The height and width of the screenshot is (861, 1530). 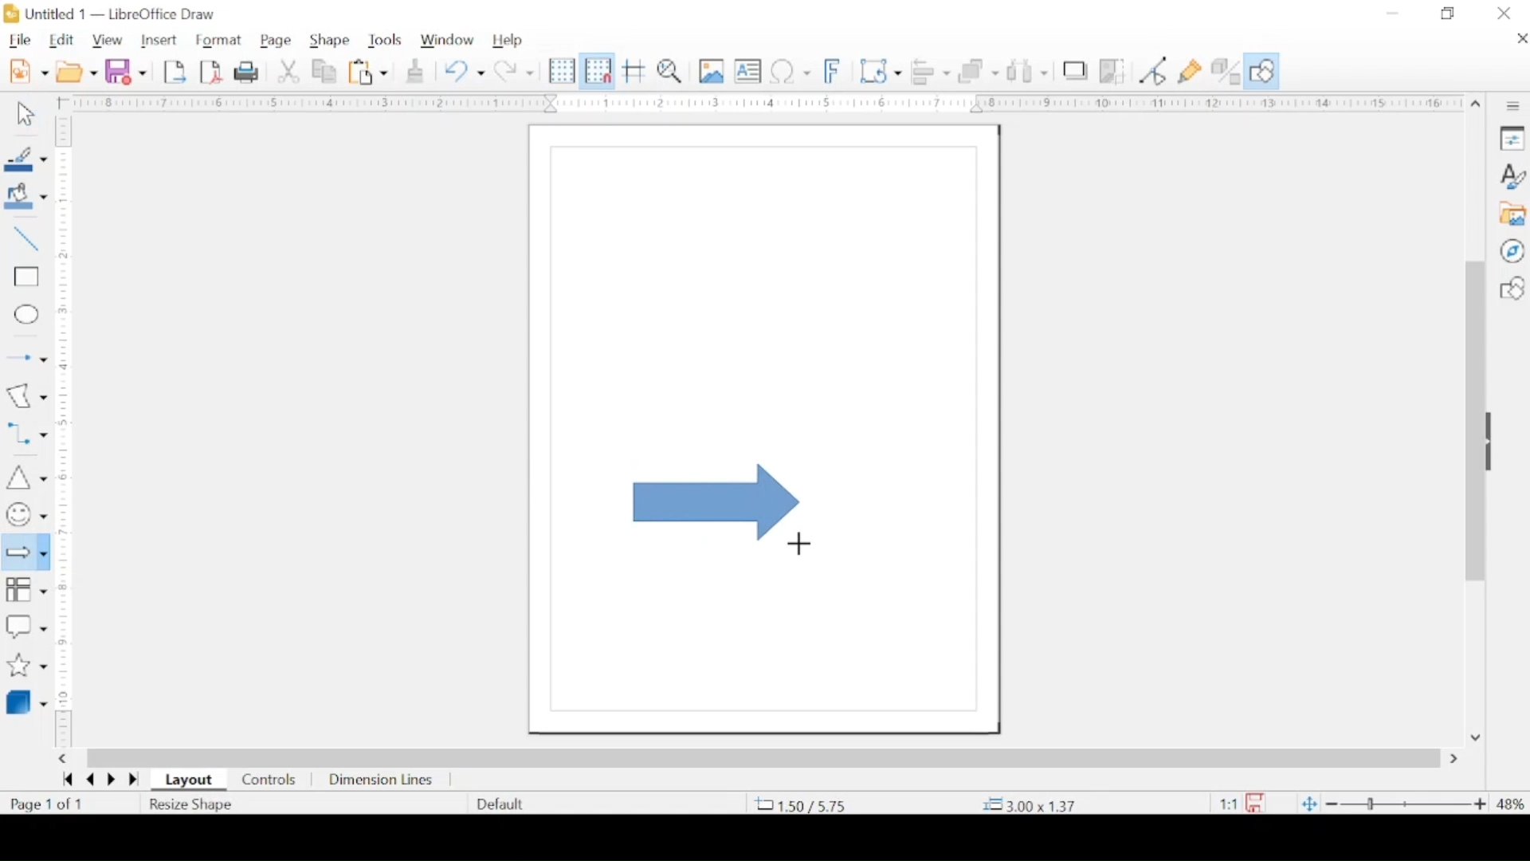 What do you see at coordinates (189, 780) in the screenshot?
I see `layout` at bounding box center [189, 780].